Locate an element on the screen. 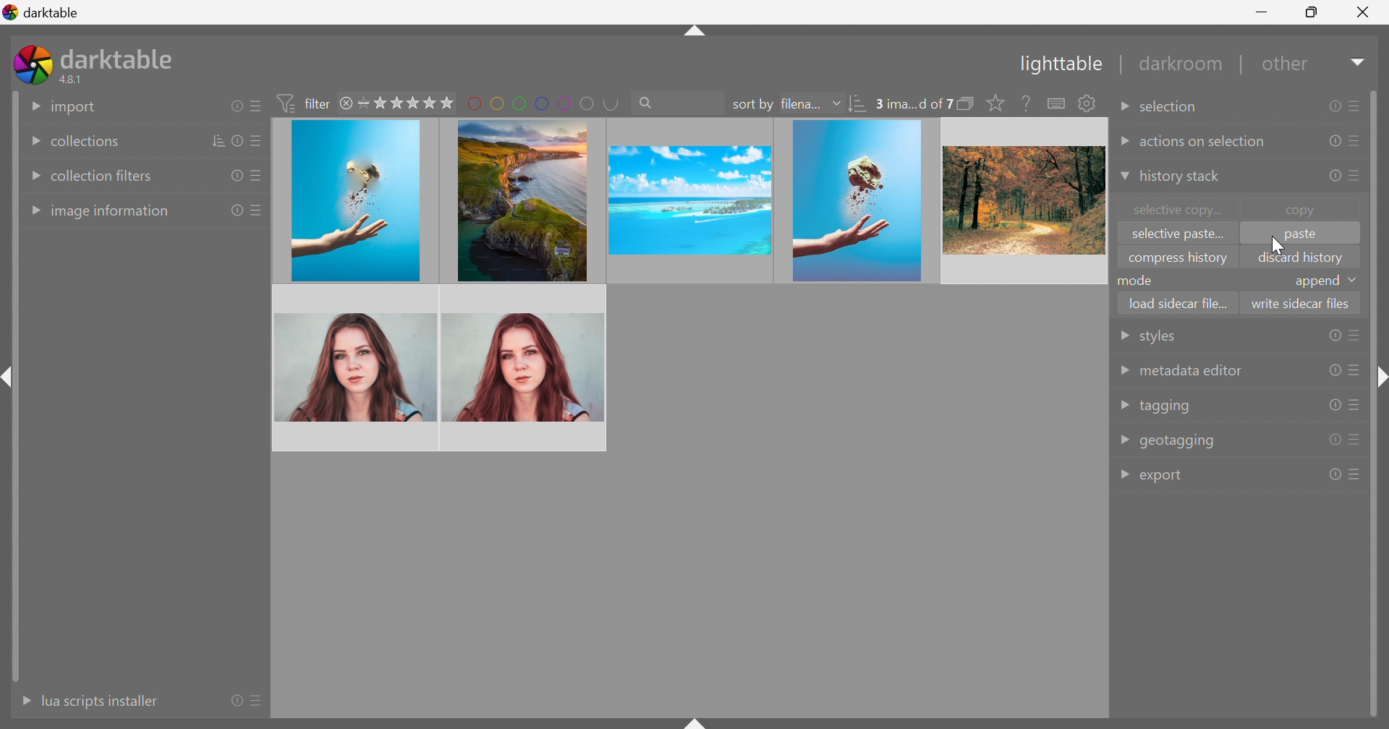 Image resolution: width=1389 pixels, height=729 pixels. 4.8.1 is located at coordinates (77, 80).